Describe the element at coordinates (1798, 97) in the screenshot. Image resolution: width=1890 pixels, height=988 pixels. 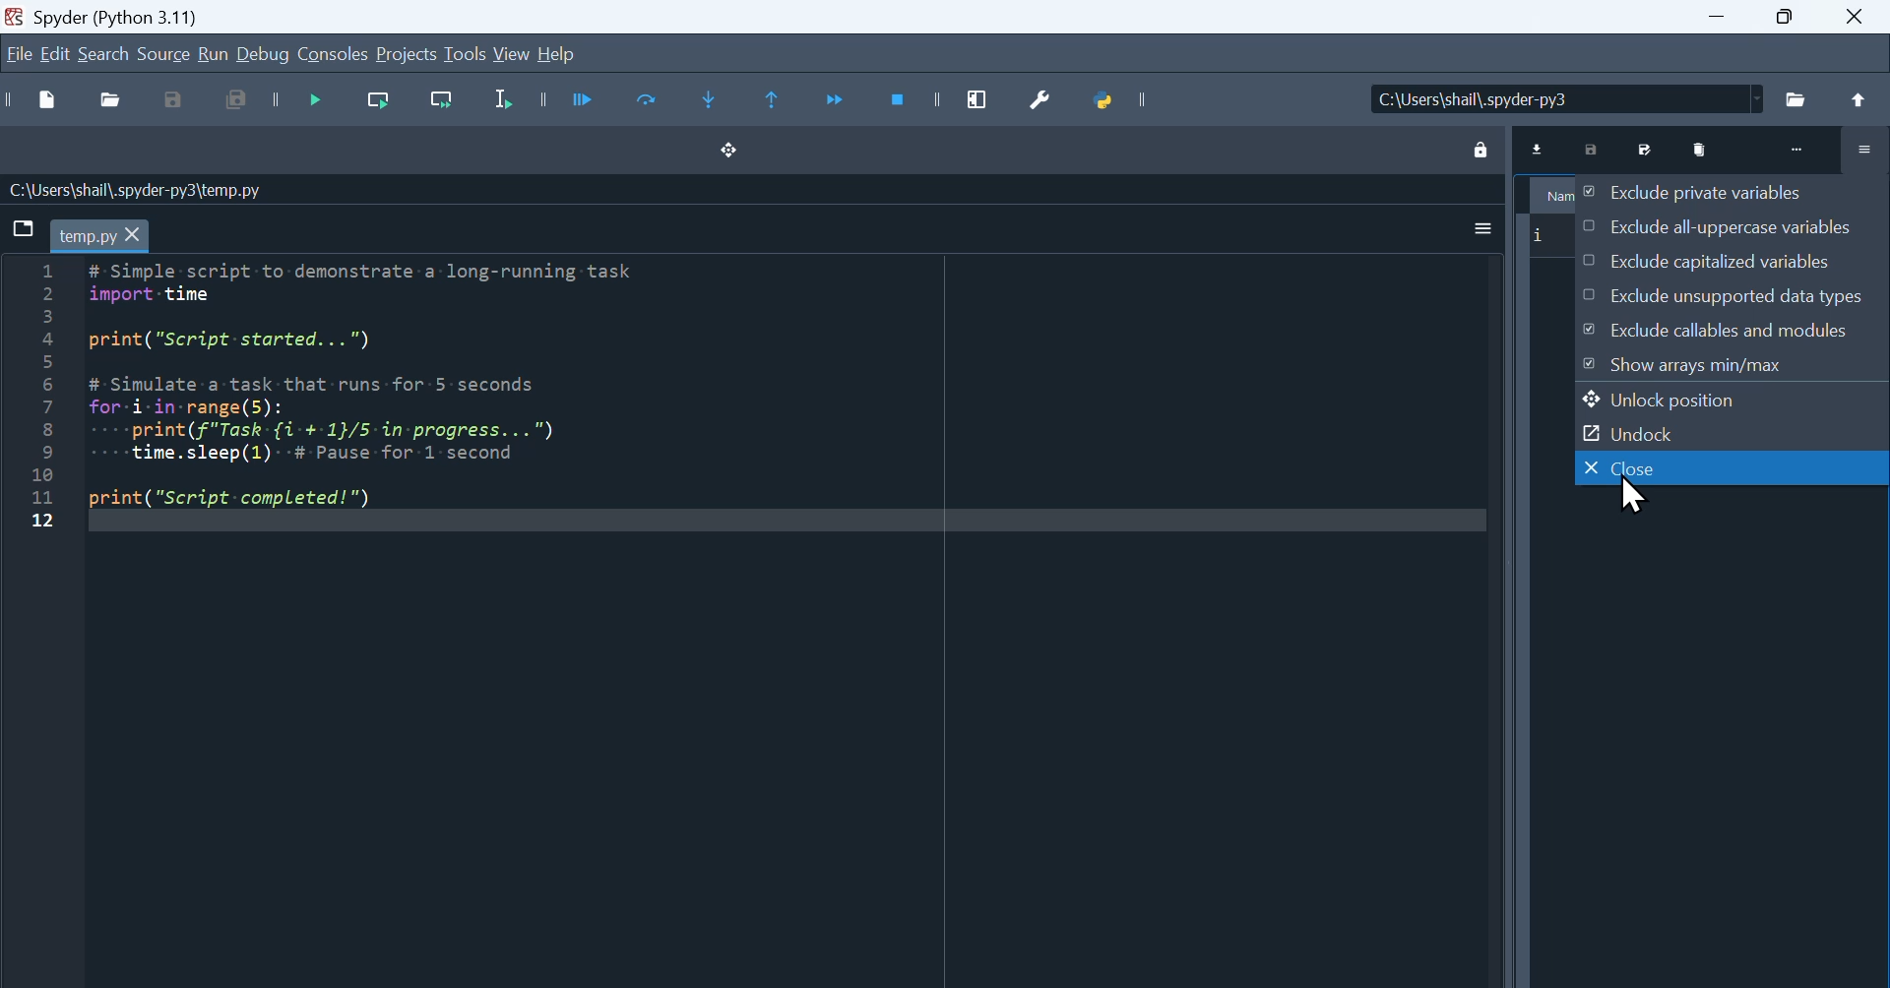
I see `File` at that location.